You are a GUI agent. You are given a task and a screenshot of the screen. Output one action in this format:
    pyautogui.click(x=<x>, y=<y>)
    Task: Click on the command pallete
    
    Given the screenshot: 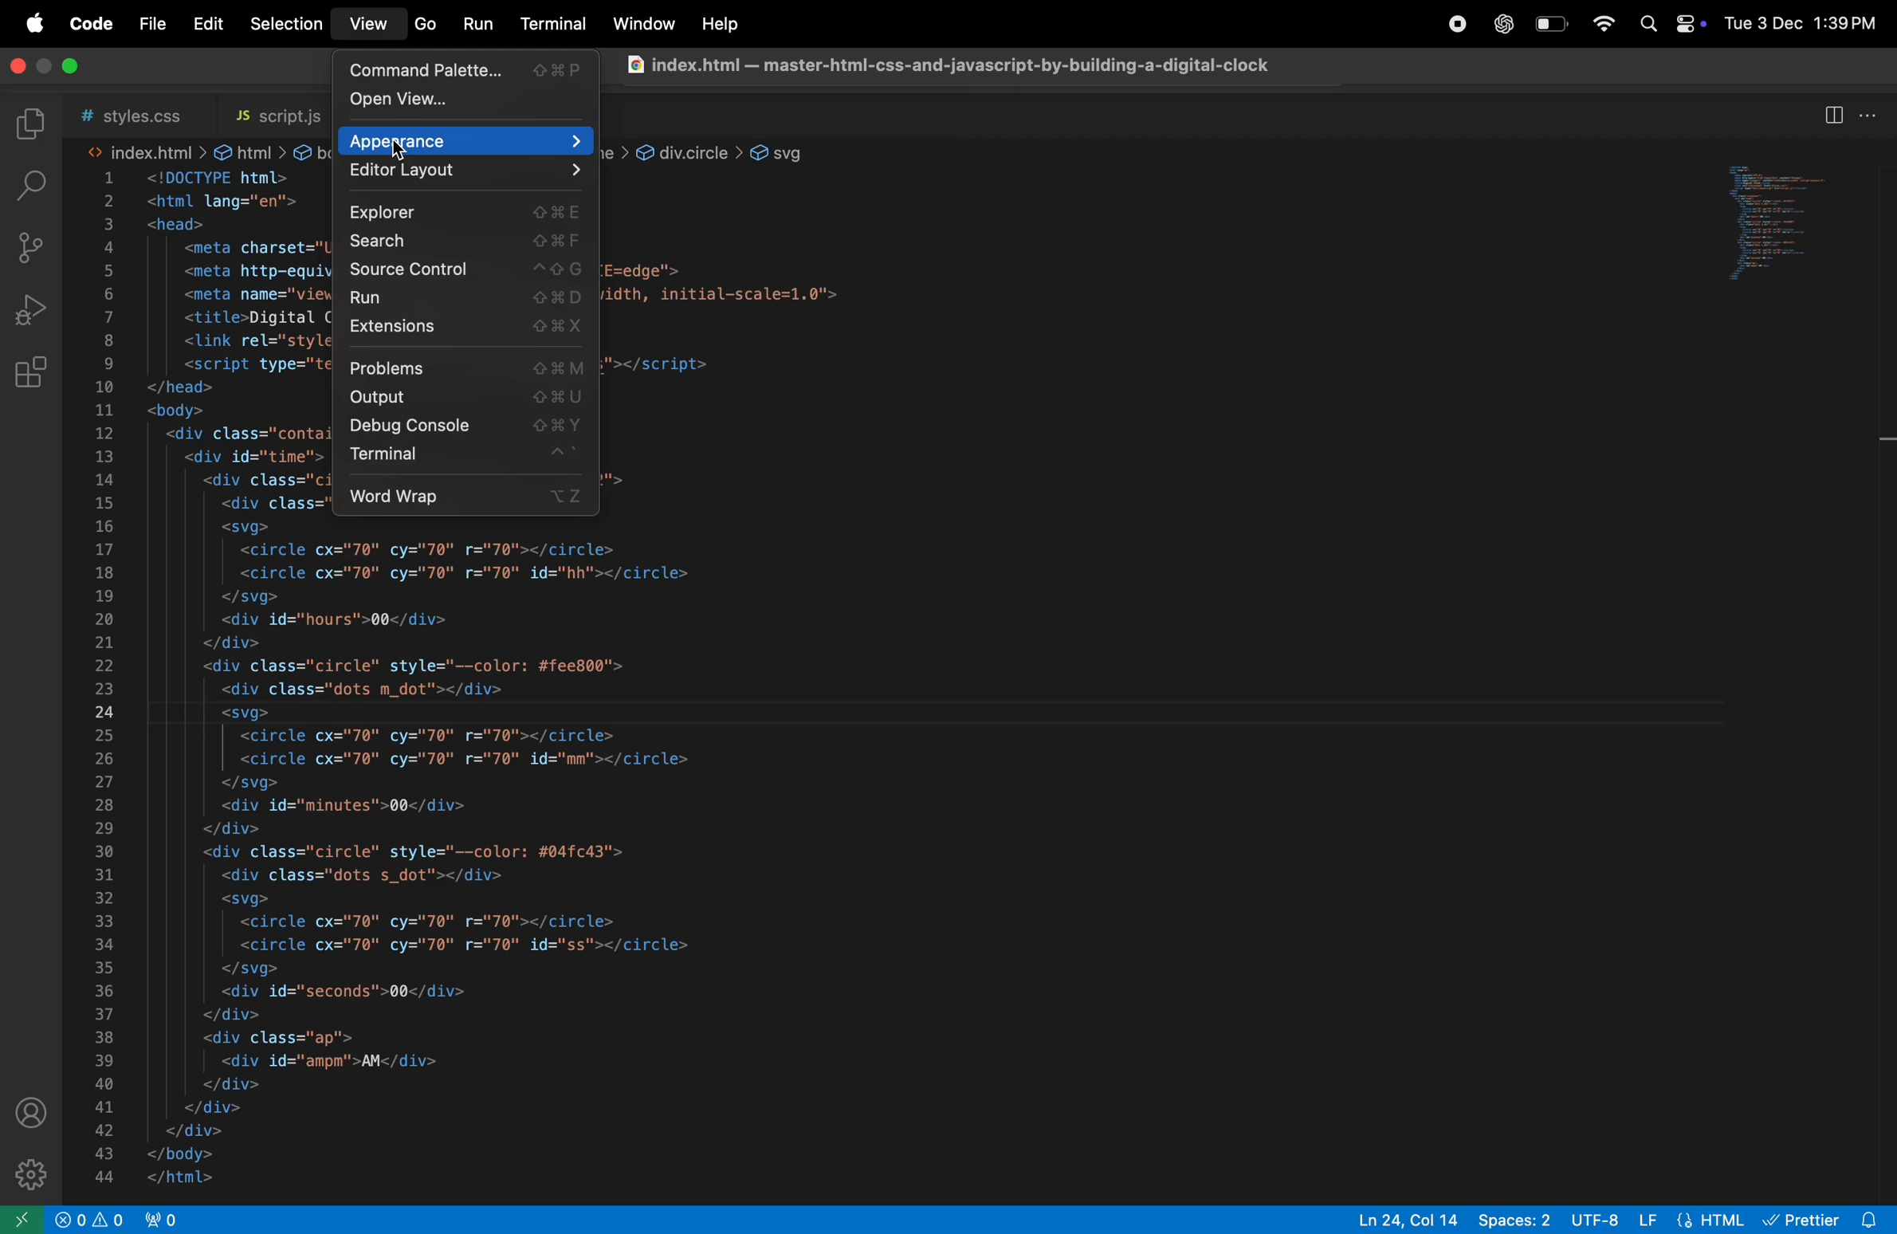 What is the action you would take?
    pyautogui.click(x=468, y=73)
    